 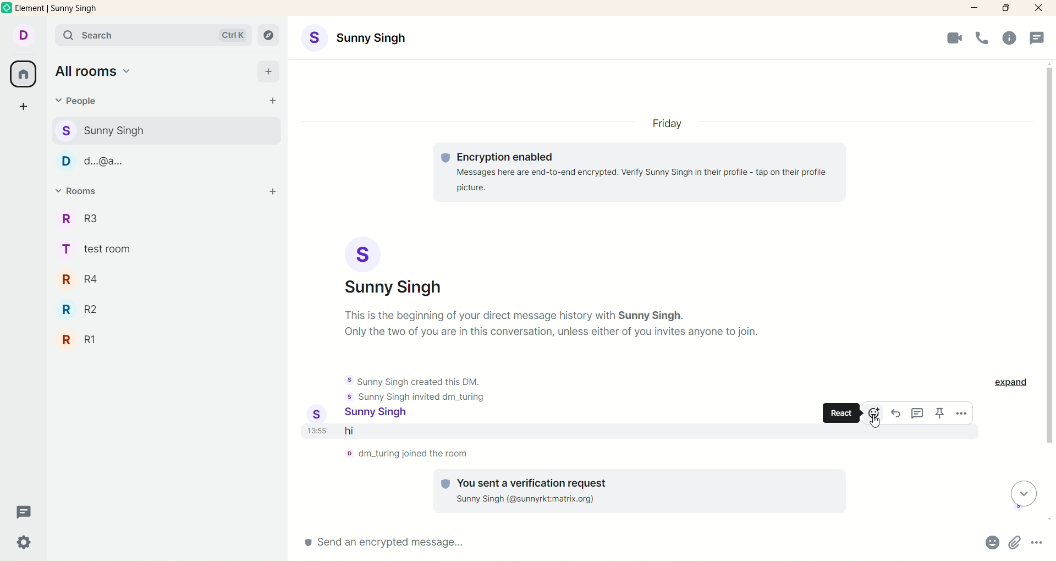 What do you see at coordinates (166, 131) in the screenshot?
I see `Sunny Singh chat` at bounding box center [166, 131].